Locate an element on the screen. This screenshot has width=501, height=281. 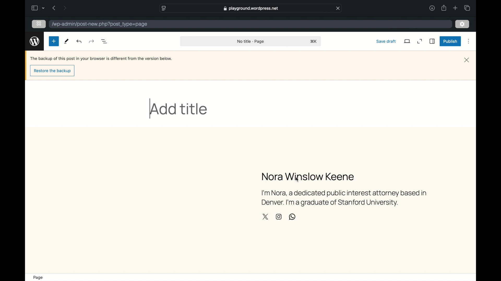
whatsapp is located at coordinates (292, 217).